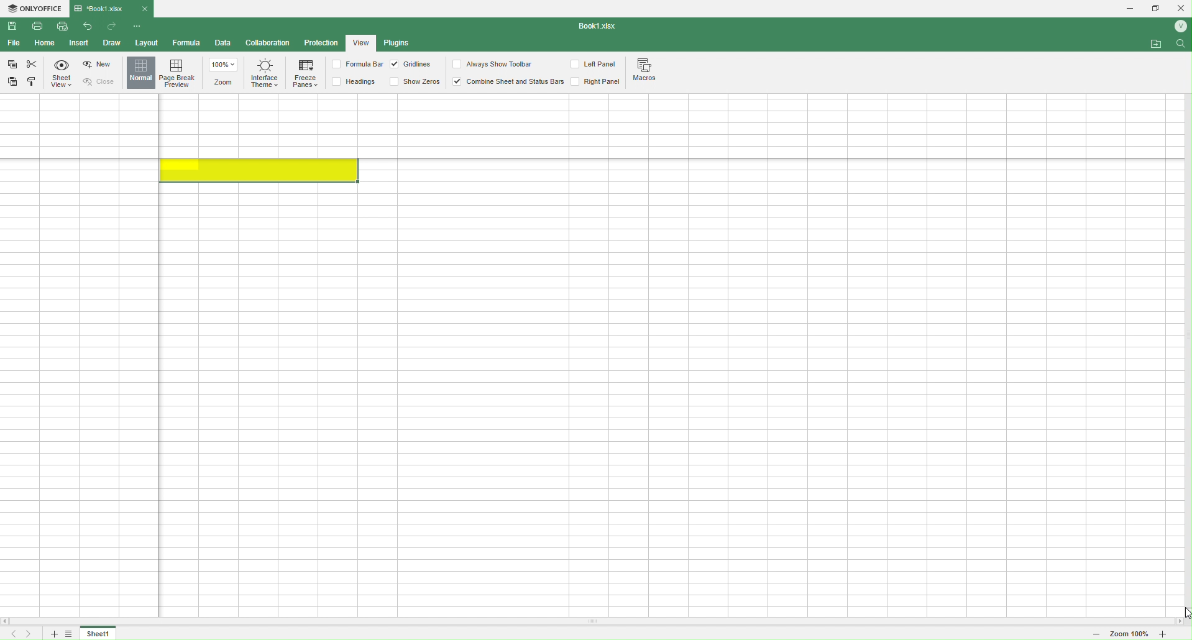  What do you see at coordinates (99, 634) in the screenshot?
I see `Sheet 1` at bounding box center [99, 634].